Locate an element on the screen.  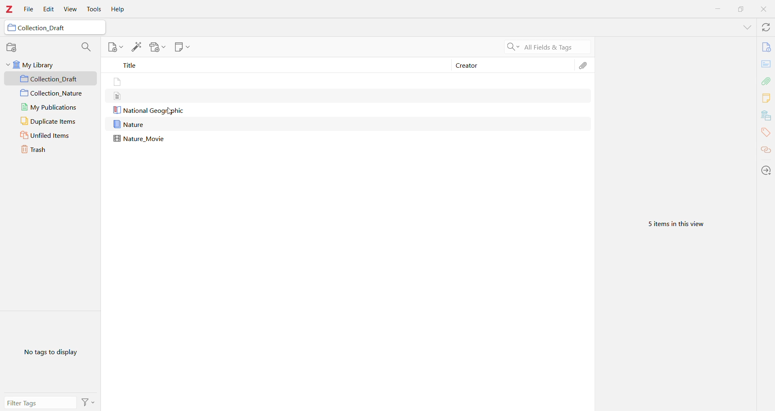
Help is located at coordinates (120, 9).